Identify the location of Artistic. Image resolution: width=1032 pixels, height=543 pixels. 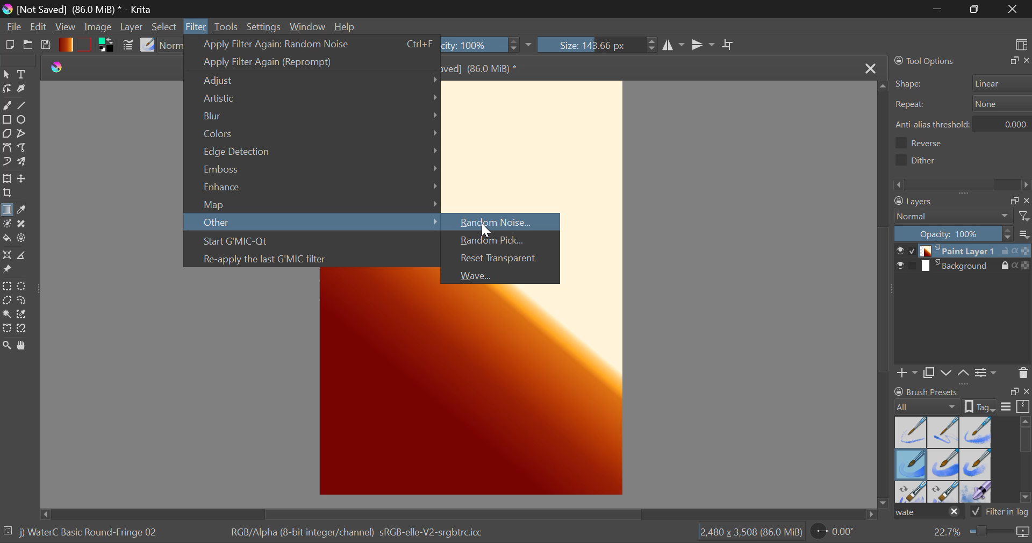
(312, 99).